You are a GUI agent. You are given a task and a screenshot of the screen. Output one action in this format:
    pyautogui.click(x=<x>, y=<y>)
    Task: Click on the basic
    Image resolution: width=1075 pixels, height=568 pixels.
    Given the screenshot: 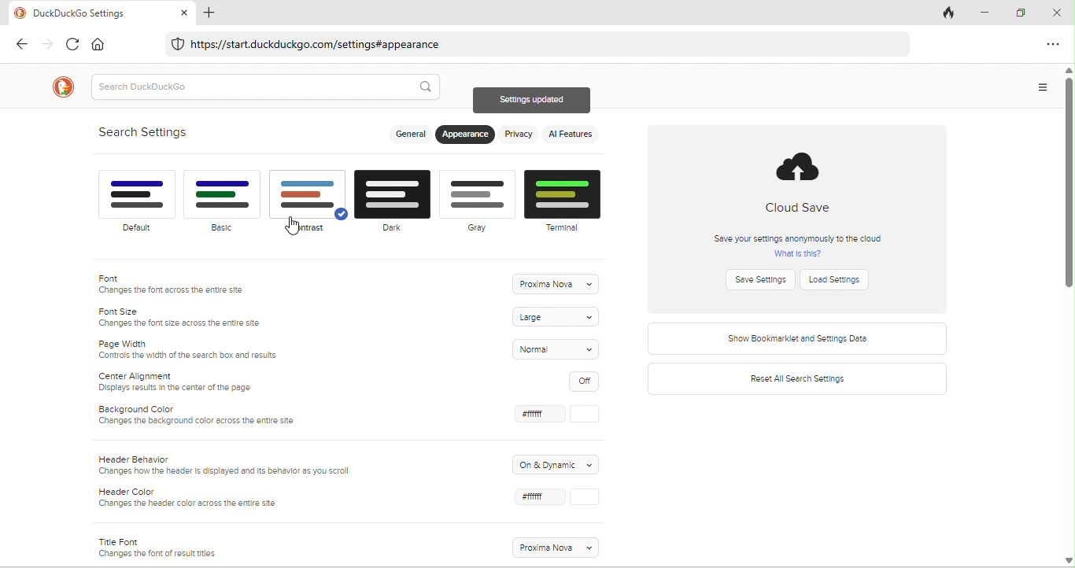 What is the action you would take?
    pyautogui.click(x=223, y=201)
    